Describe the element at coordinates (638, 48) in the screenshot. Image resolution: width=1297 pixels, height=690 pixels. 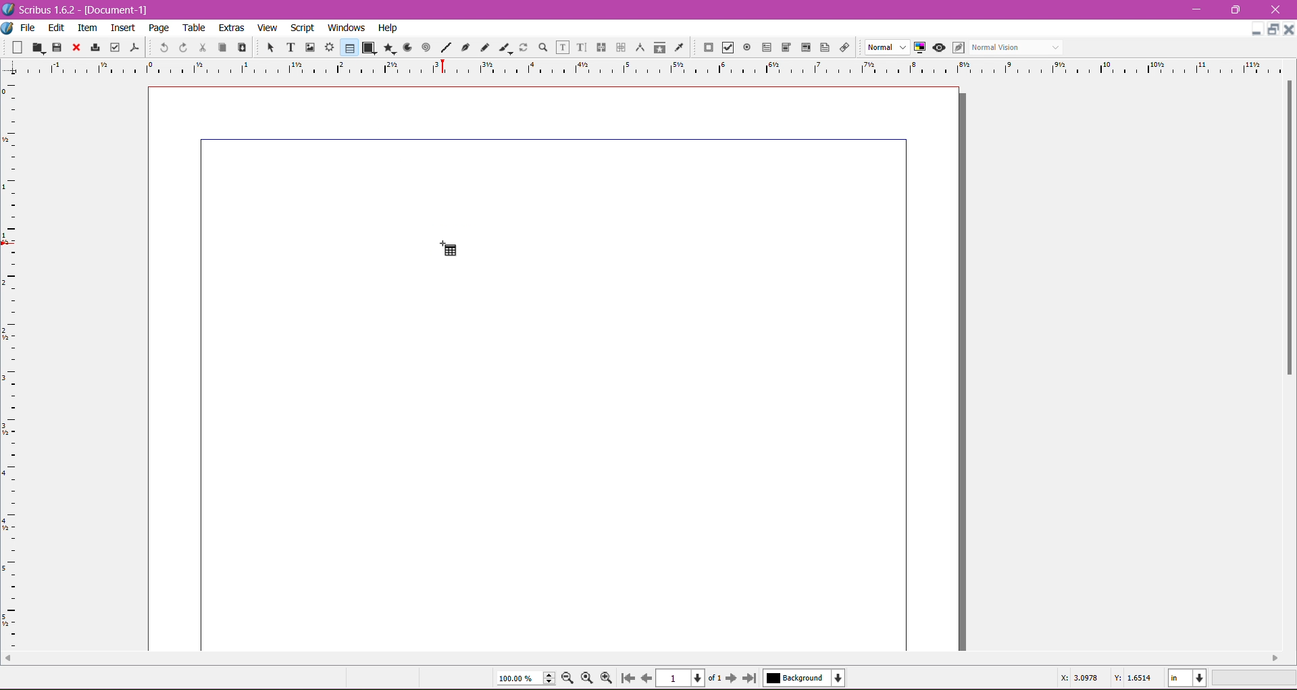
I see `Measurements` at that location.